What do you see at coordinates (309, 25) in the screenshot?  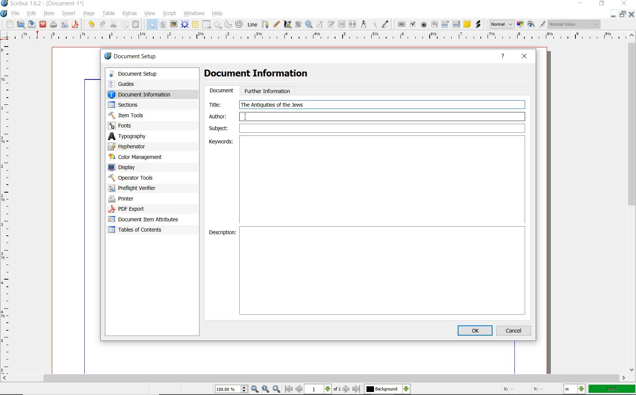 I see `zoom in or zoom out` at bounding box center [309, 25].